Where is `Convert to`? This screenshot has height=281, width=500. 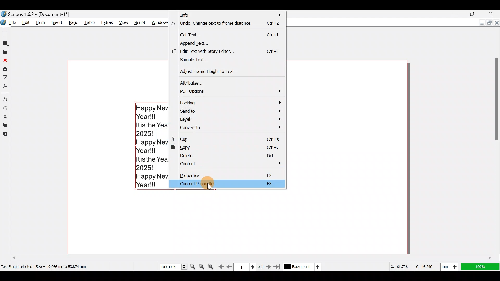 Convert to is located at coordinates (228, 128).